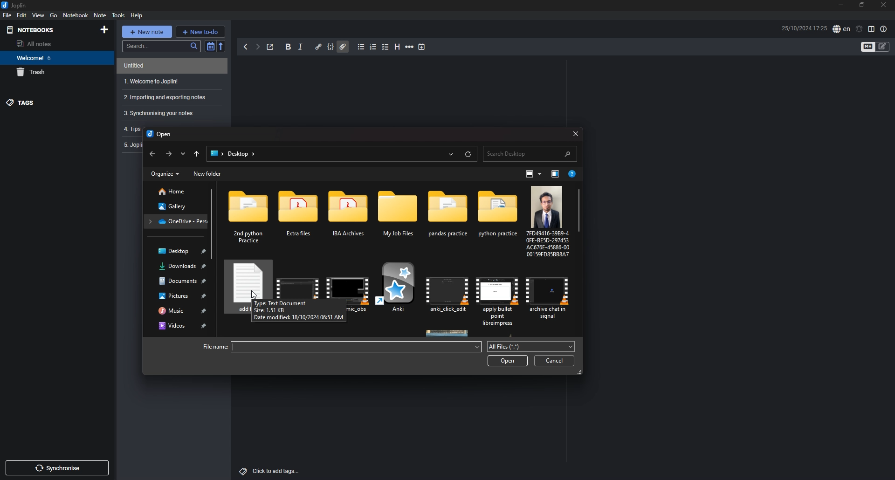 The width and height of the screenshot is (895, 480). What do you see at coordinates (132, 145) in the screenshot?
I see `5. joplin Privacy Policy` at bounding box center [132, 145].